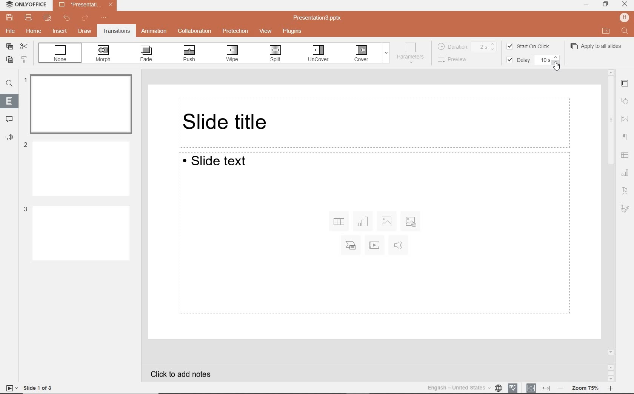 The width and height of the screenshot is (634, 394). What do you see at coordinates (60, 53) in the screenshot?
I see `NONE` at bounding box center [60, 53].